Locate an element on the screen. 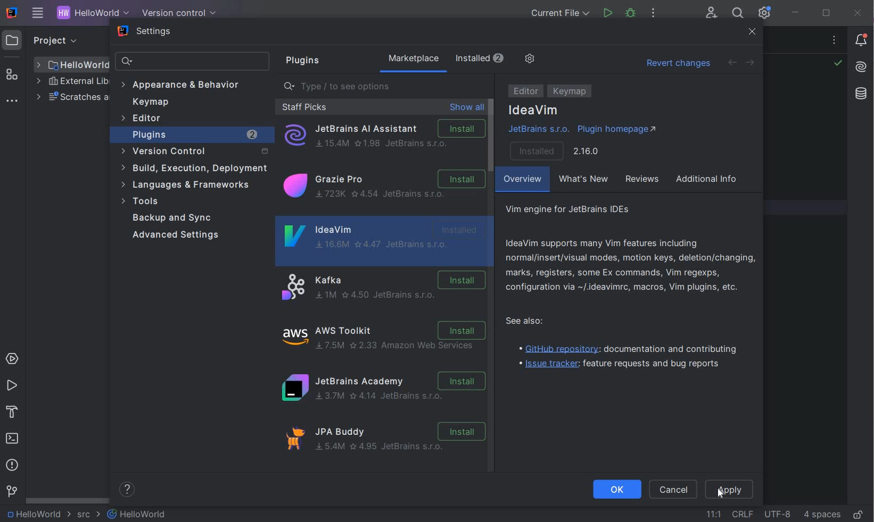 The height and width of the screenshot is (522, 874). overview is located at coordinates (523, 180).